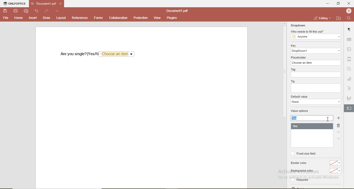 Image resolution: width=354 pixels, height=189 pixels. What do you see at coordinates (284, 70) in the screenshot?
I see `scrollbar` at bounding box center [284, 70].